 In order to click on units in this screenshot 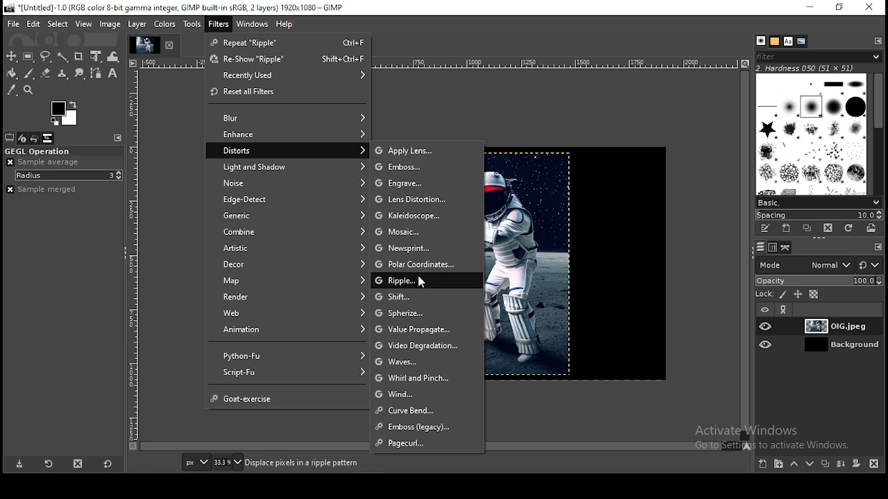, I will do `click(196, 463)`.